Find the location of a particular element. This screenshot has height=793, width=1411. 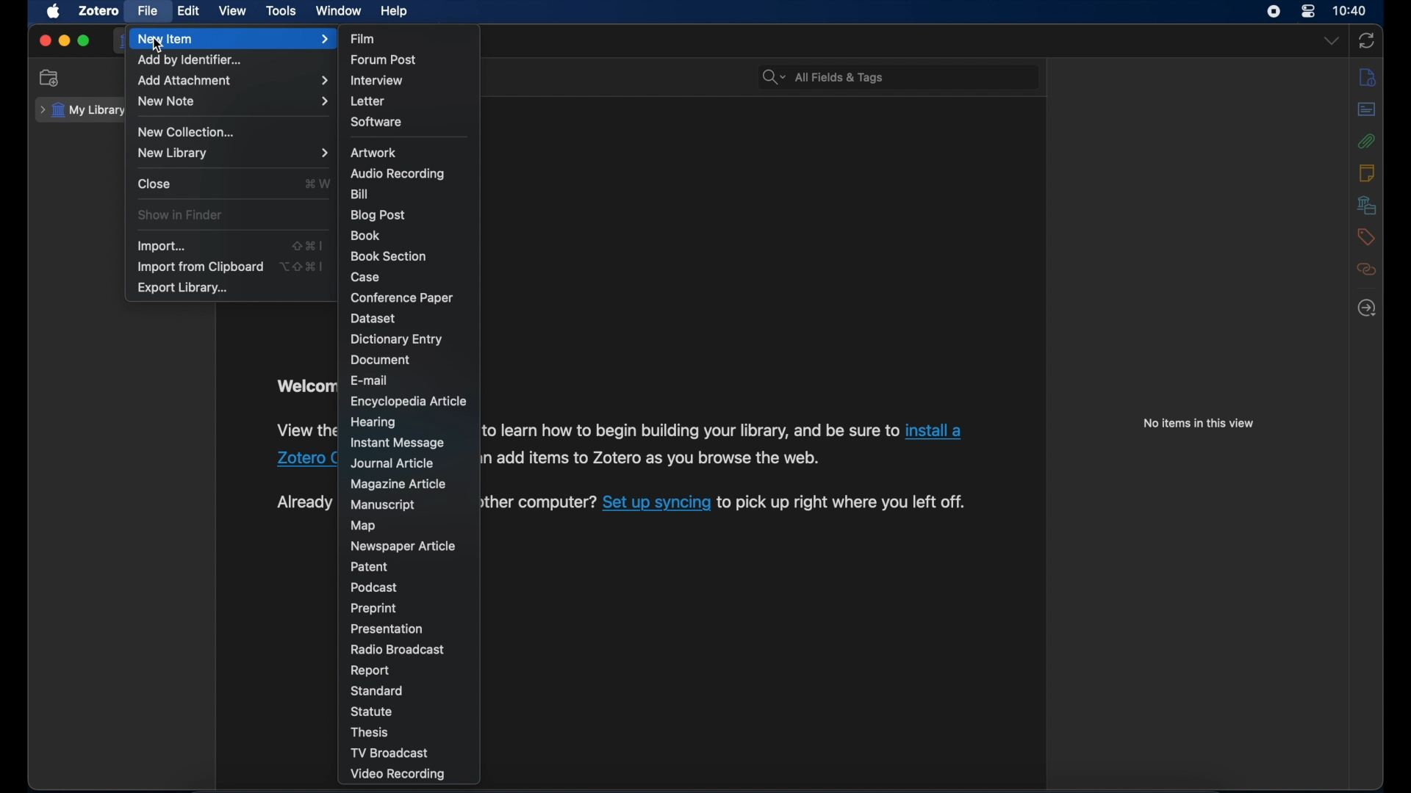

zotero is located at coordinates (97, 10).